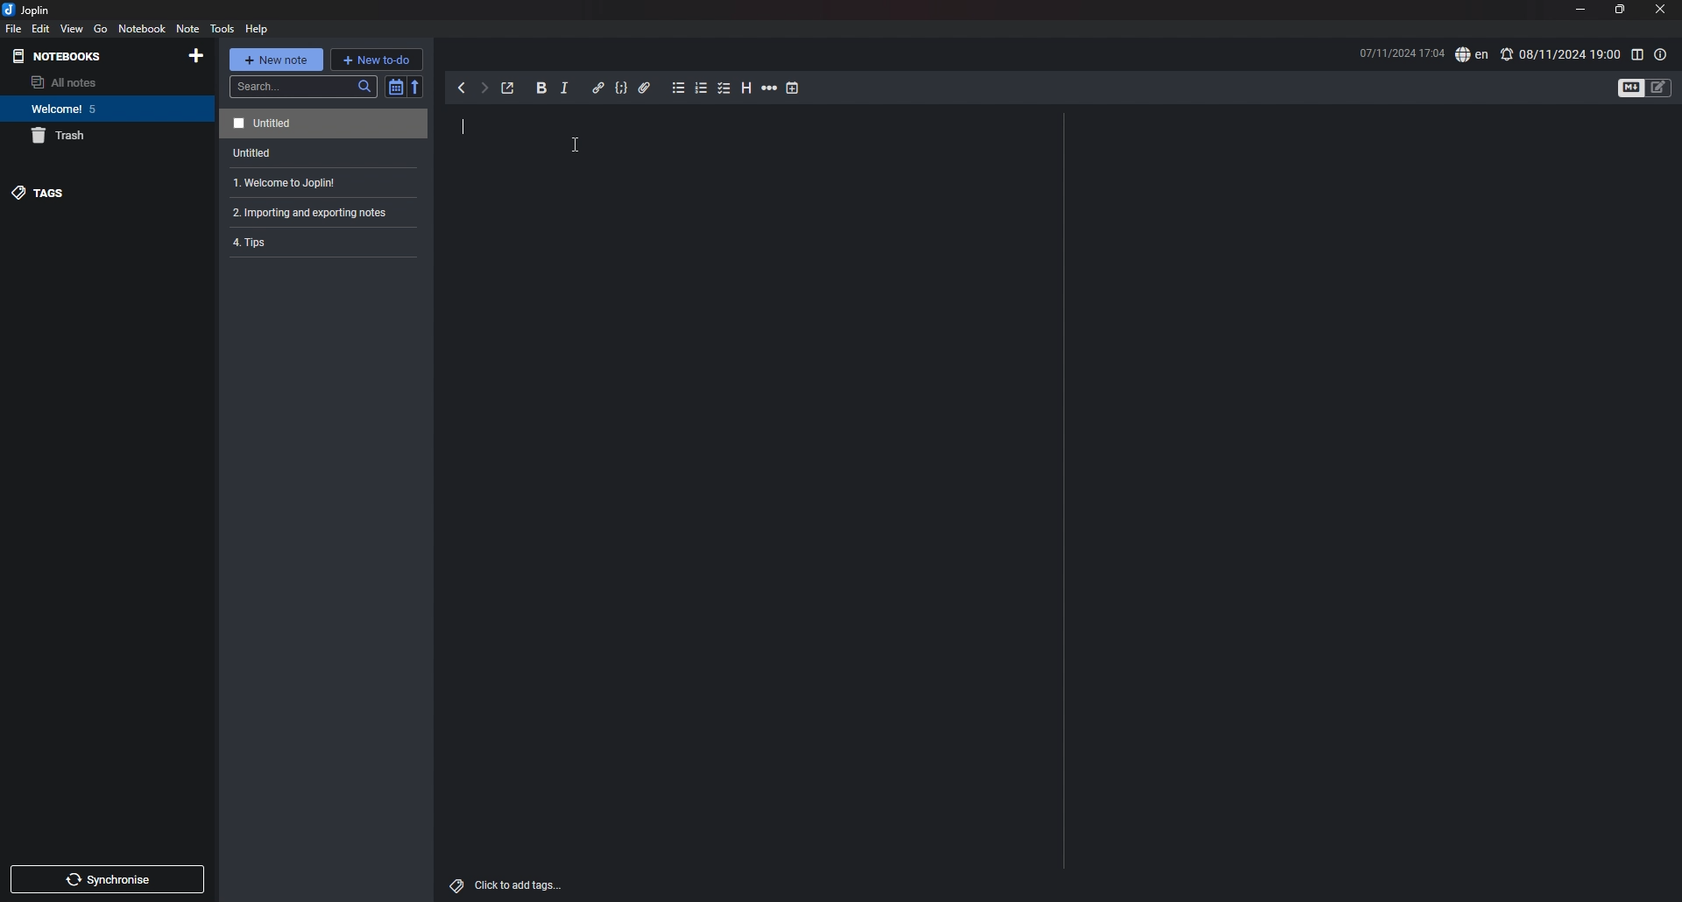 The height and width of the screenshot is (902, 1682). I want to click on add tags, so click(508, 885).